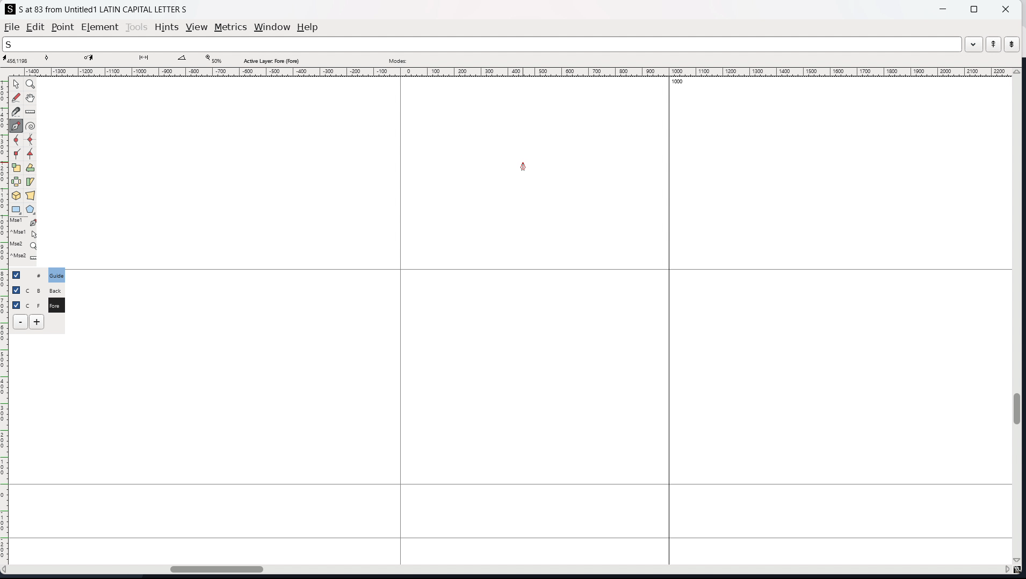 This screenshot has width=1026, height=579. I want to click on polygon and stars, so click(31, 210).